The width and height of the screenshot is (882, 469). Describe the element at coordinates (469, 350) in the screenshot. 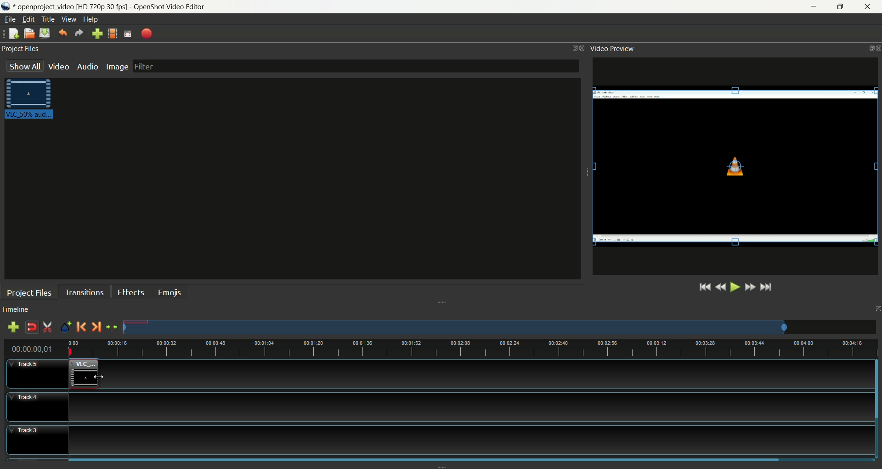

I see `zoom factor` at that location.